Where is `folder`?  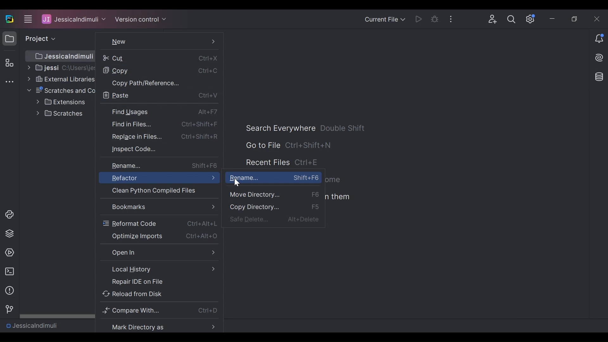
folder is located at coordinates (9, 40).